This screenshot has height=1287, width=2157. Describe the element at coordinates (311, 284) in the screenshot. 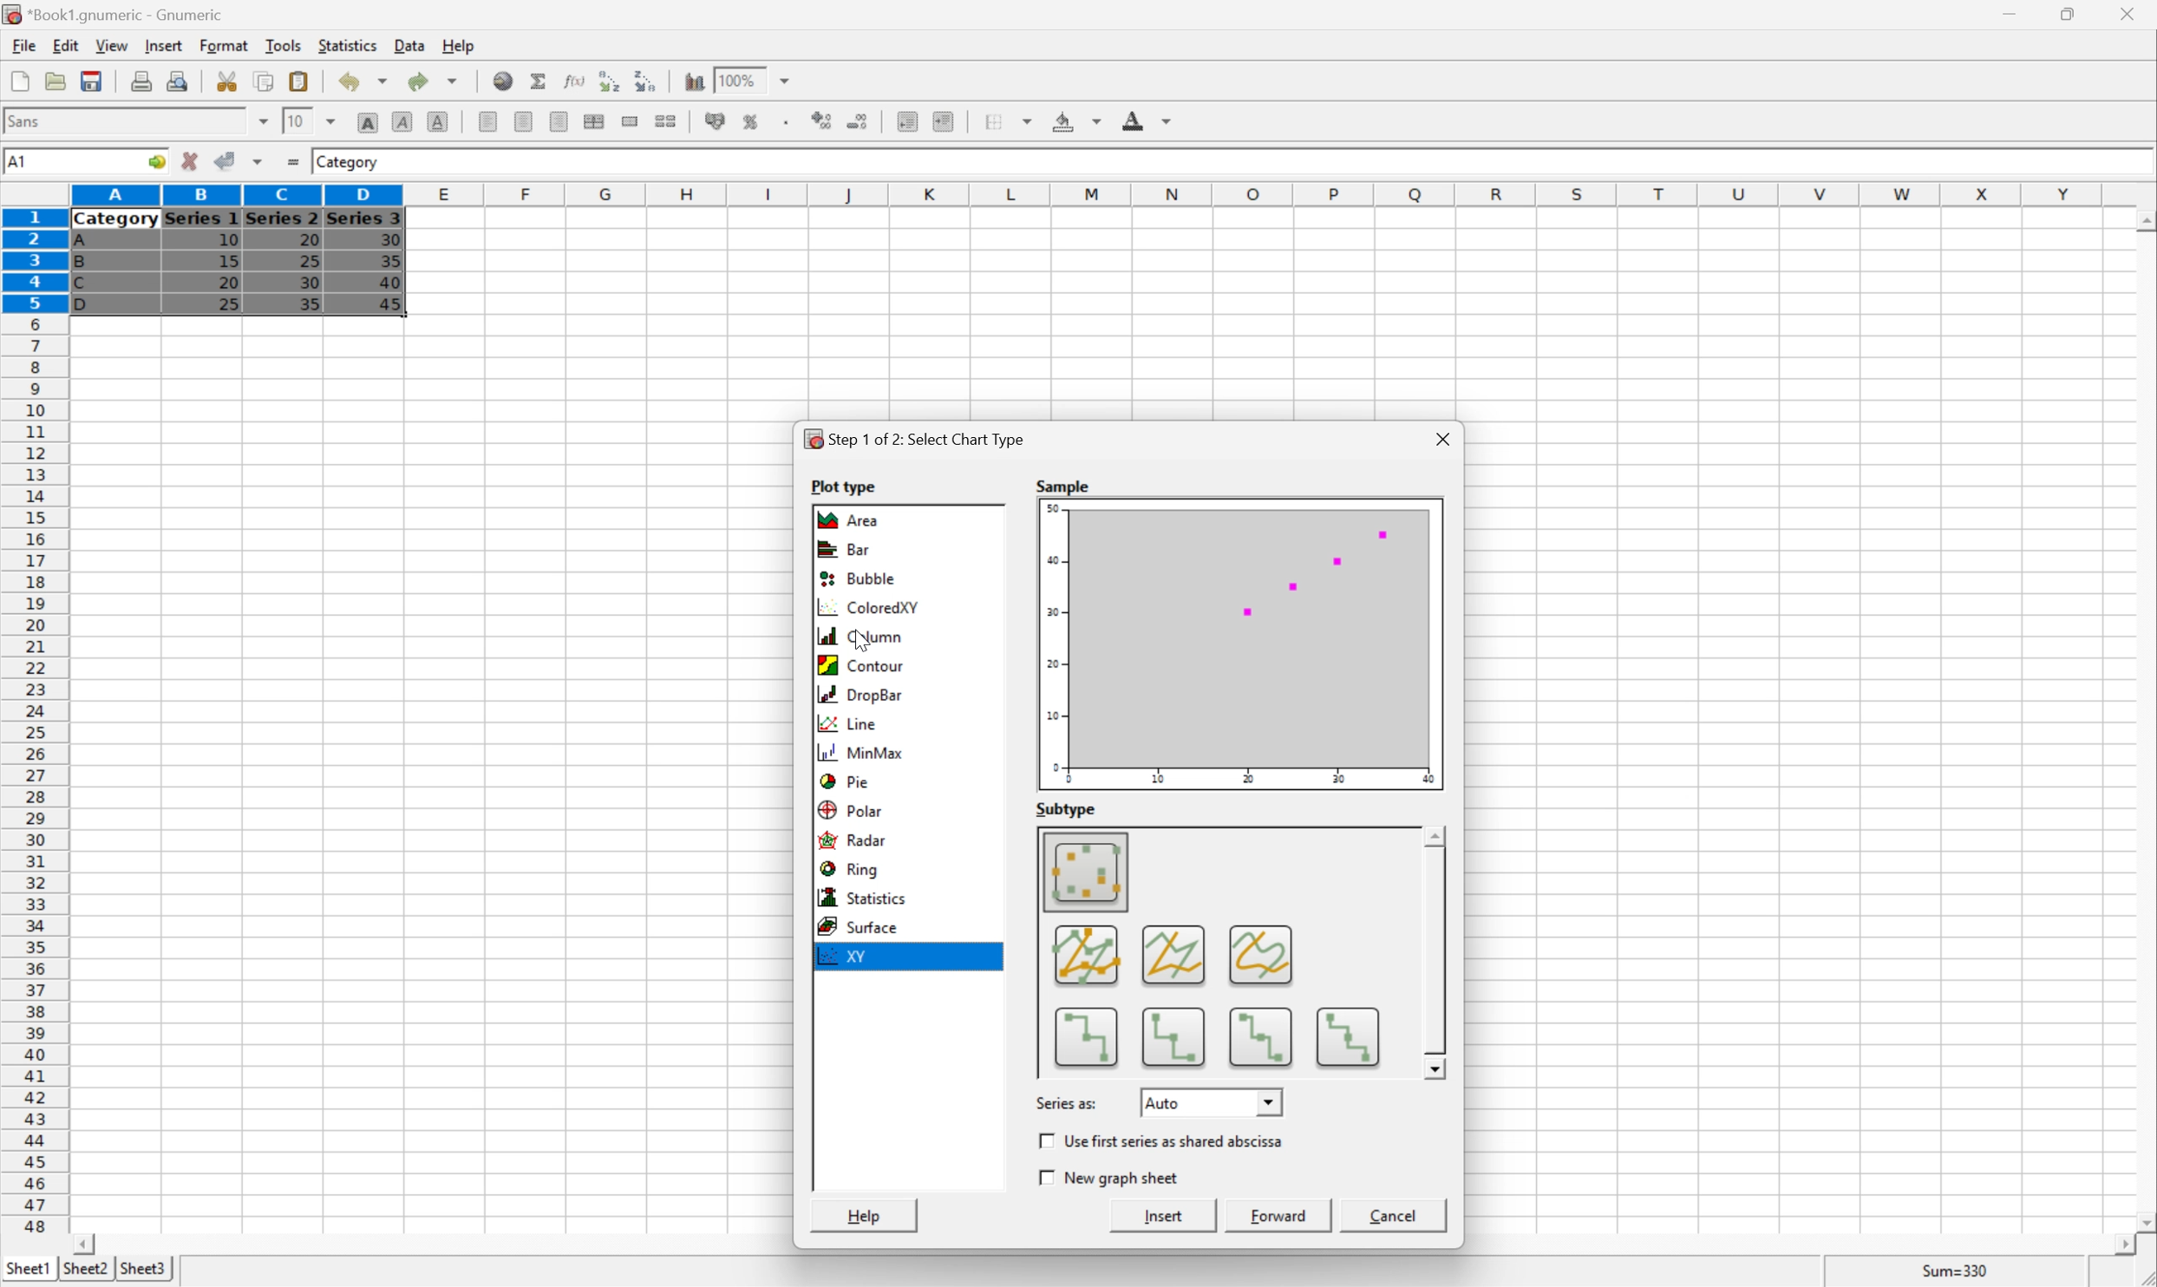

I see `30` at that location.